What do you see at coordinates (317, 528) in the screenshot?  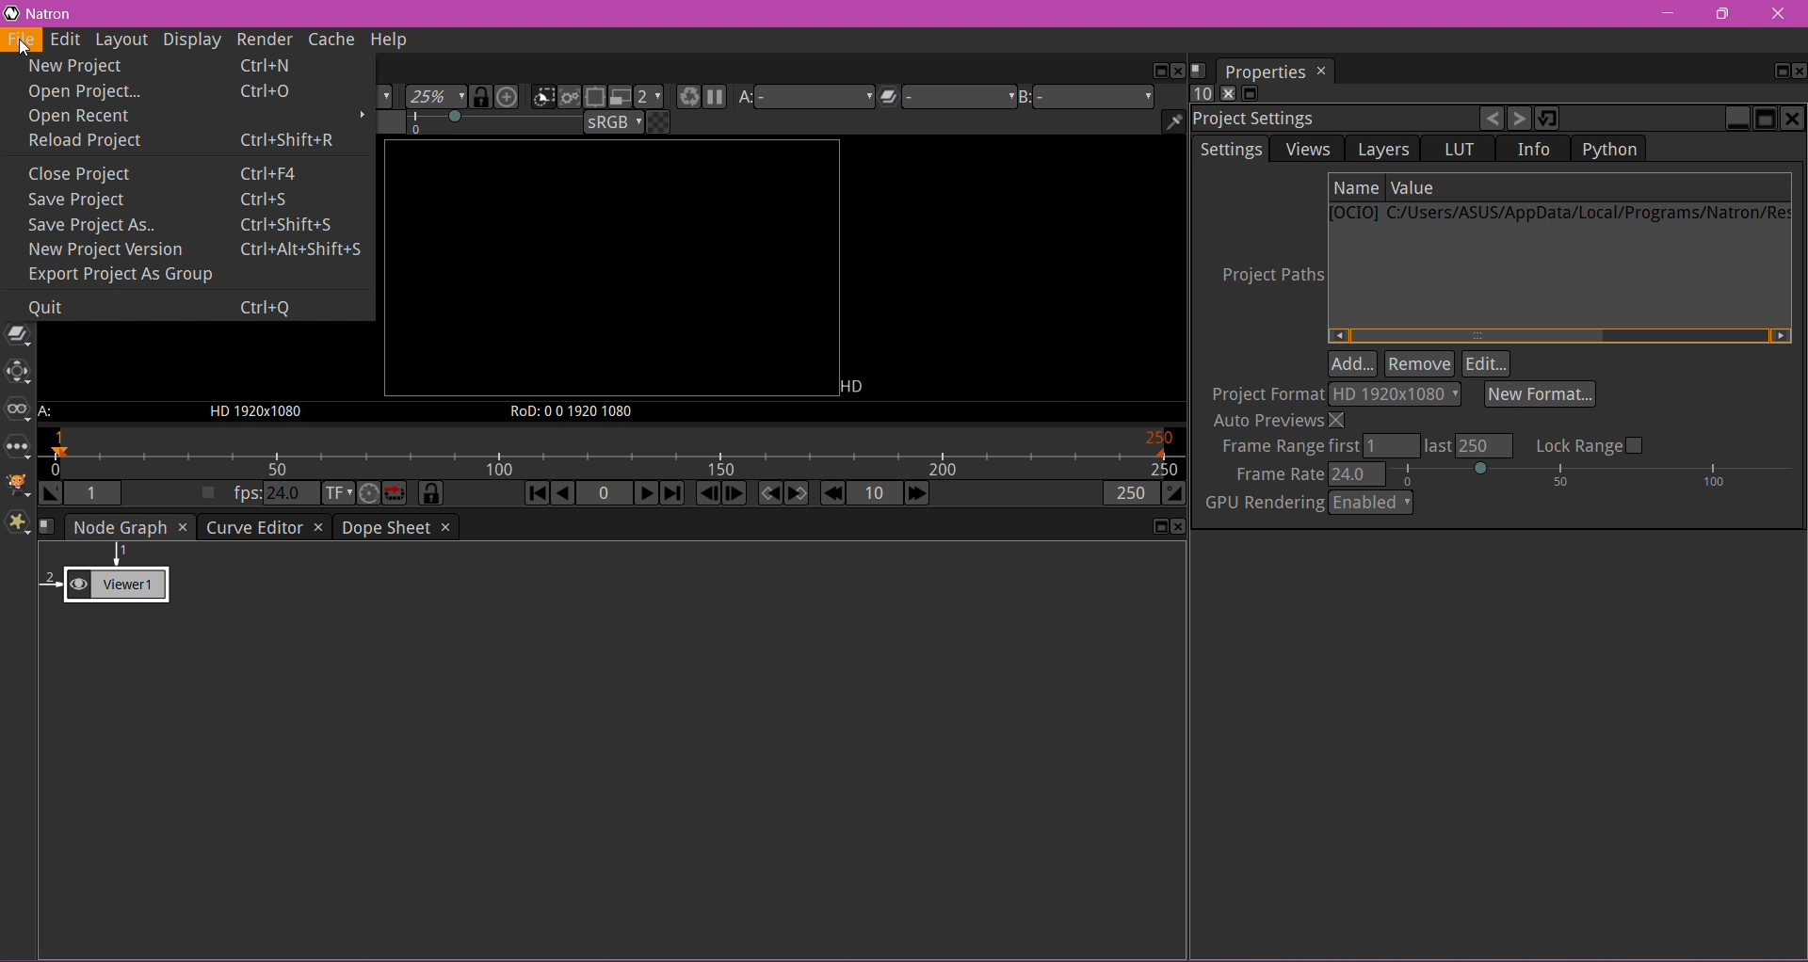 I see `Close Tab` at bounding box center [317, 528].